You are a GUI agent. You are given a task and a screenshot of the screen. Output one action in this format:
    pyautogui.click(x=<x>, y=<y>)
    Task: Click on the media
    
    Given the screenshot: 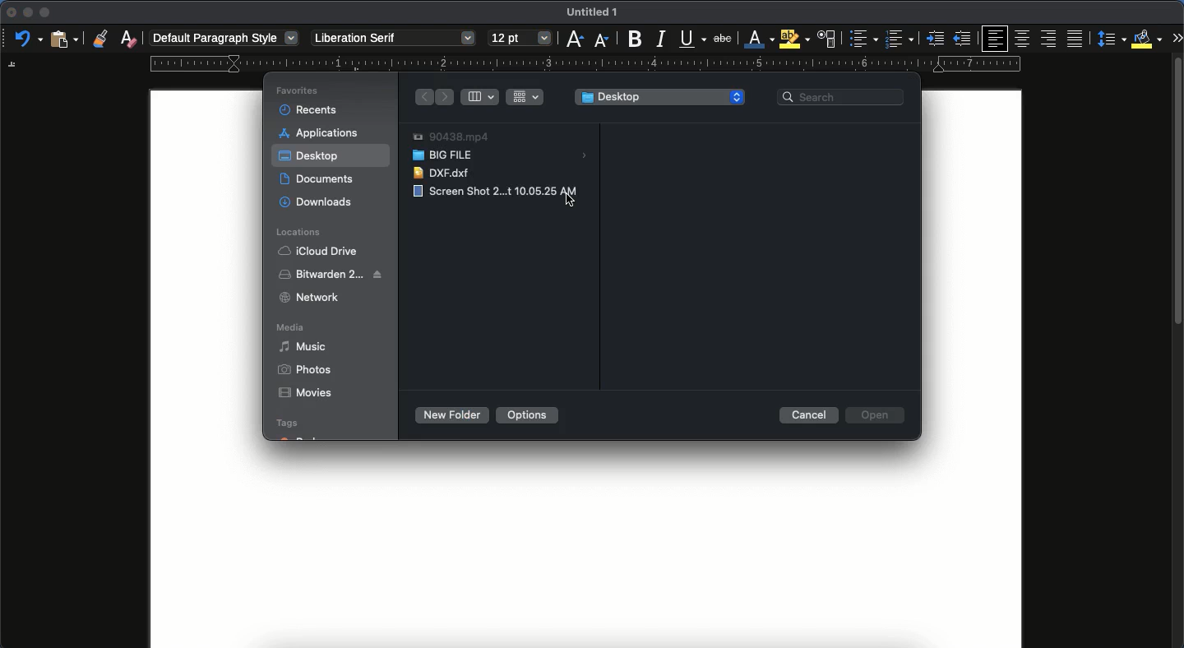 What is the action you would take?
    pyautogui.click(x=294, y=329)
    